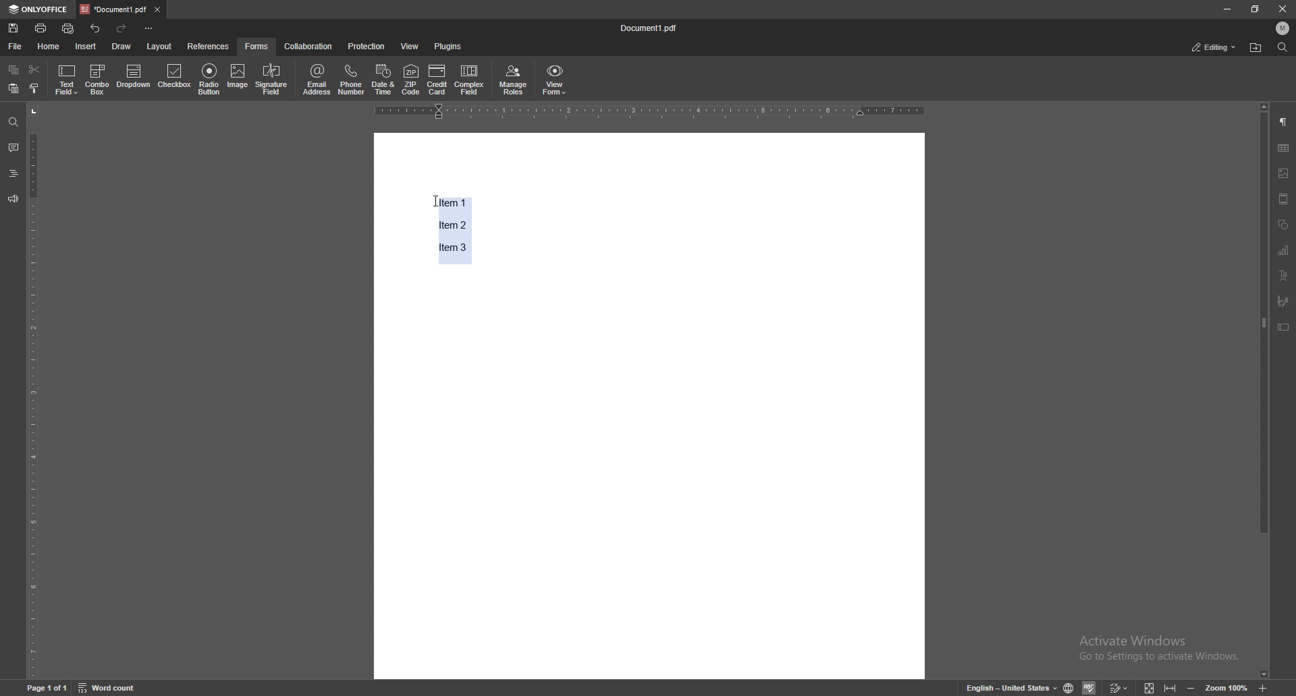 The image size is (1296, 696). What do you see at coordinates (41, 28) in the screenshot?
I see `print` at bounding box center [41, 28].